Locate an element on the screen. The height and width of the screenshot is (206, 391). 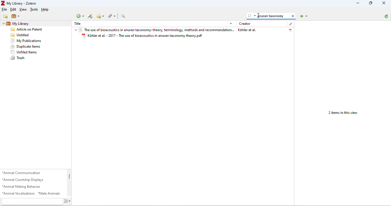
Cursor Position is located at coordinates (258, 16).